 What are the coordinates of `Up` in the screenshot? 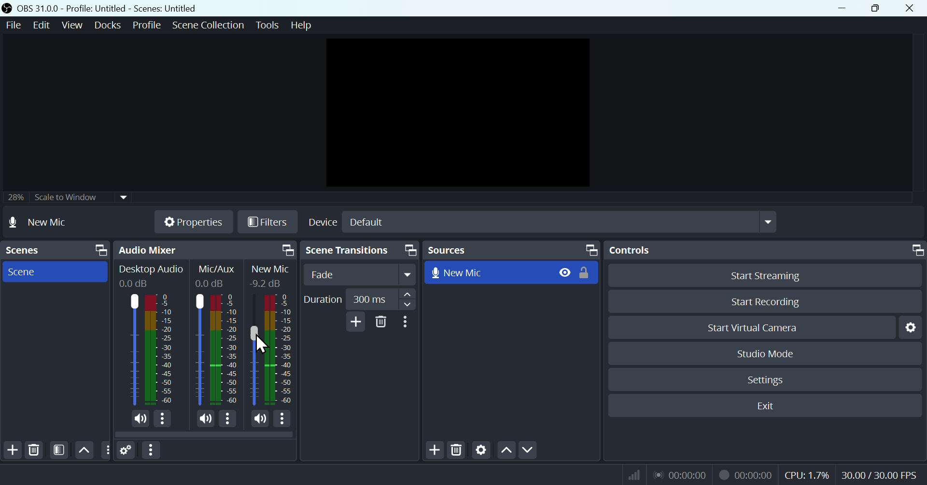 It's located at (506, 452).